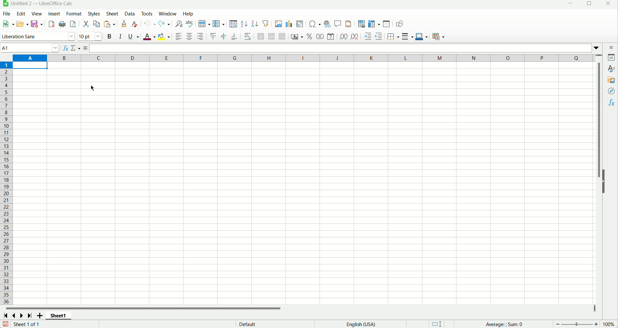 This screenshot has width=618, height=328. Describe the element at coordinates (612, 79) in the screenshot. I see `Gallery` at that location.